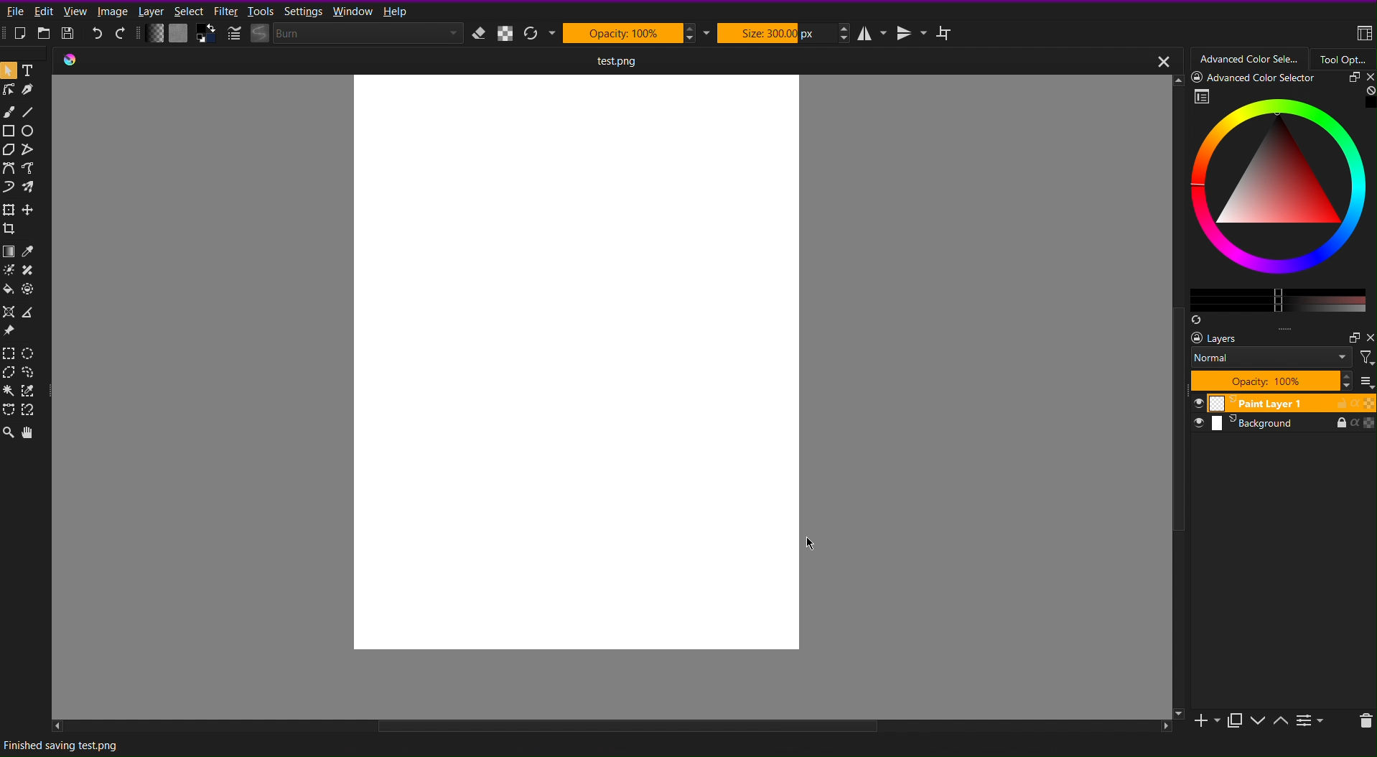 The width and height of the screenshot is (1377, 757). Describe the element at coordinates (121, 34) in the screenshot. I see `Redo` at that location.